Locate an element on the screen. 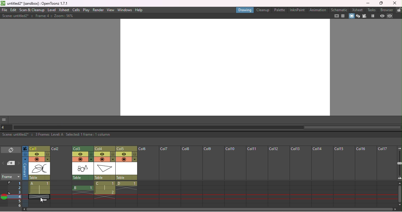  Column 15 is located at coordinates (343, 176).